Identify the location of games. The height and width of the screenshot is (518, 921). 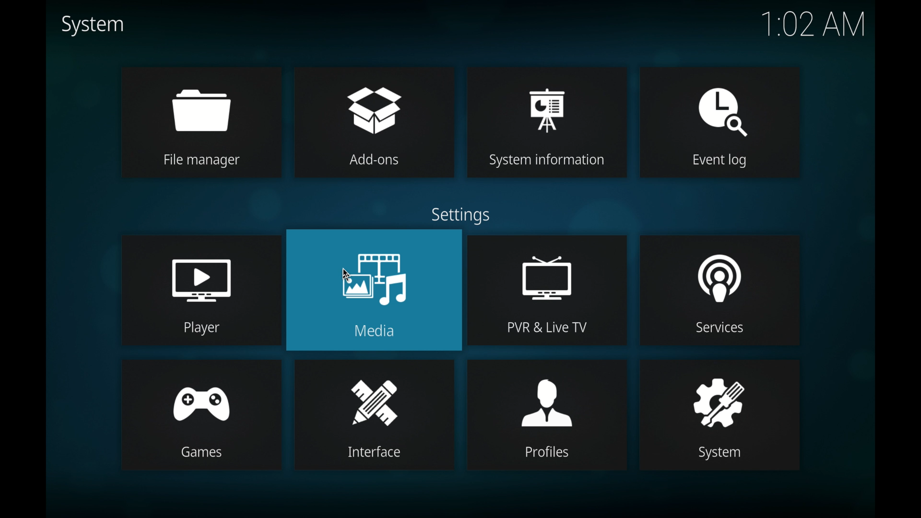
(200, 393).